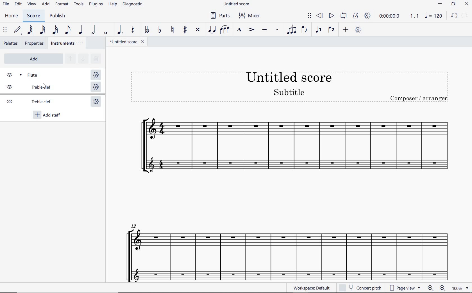 This screenshot has width=472, height=293. Describe the element at coordinates (290, 30) in the screenshot. I see `TUPLET` at that location.